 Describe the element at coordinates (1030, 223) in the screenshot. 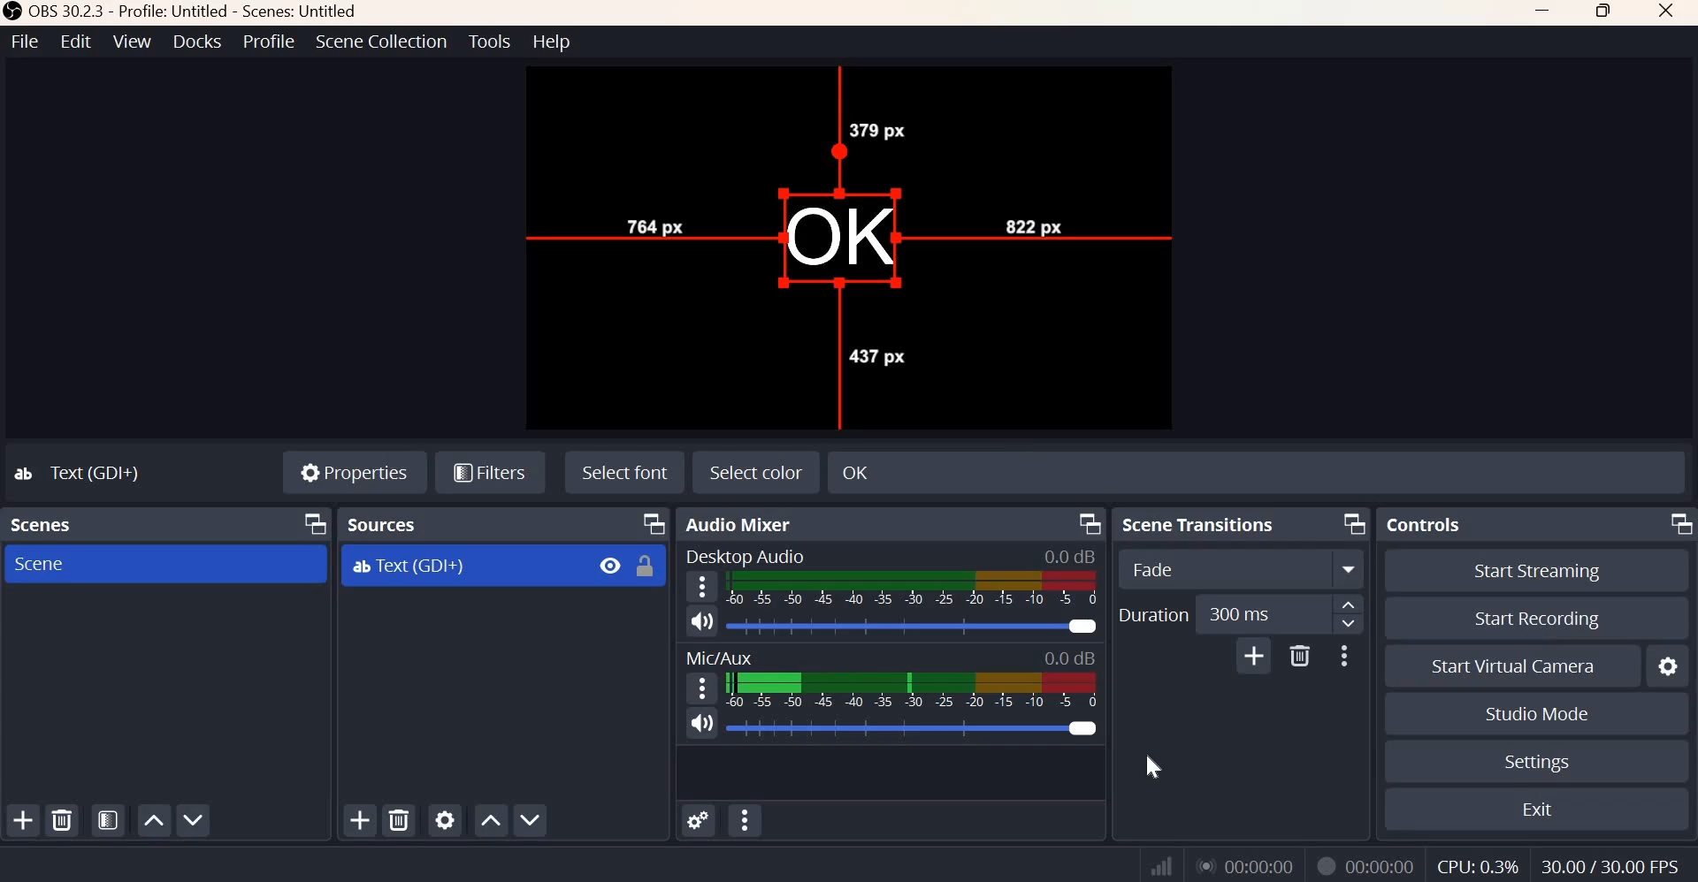

I see `822 px` at that location.